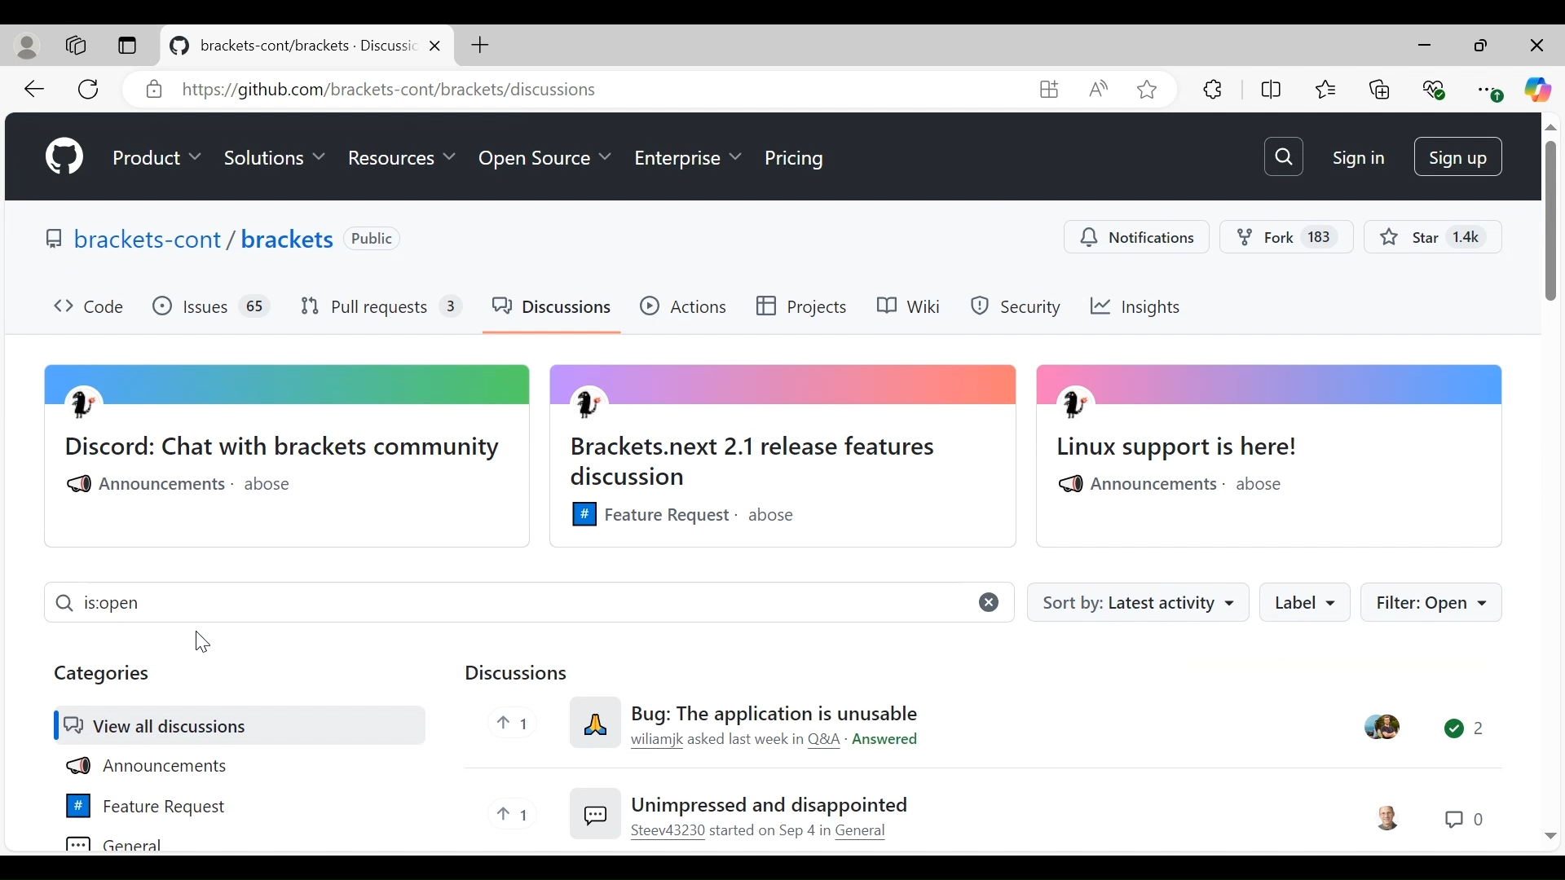  What do you see at coordinates (1048, 89) in the screenshot?
I see `Widget` at bounding box center [1048, 89].